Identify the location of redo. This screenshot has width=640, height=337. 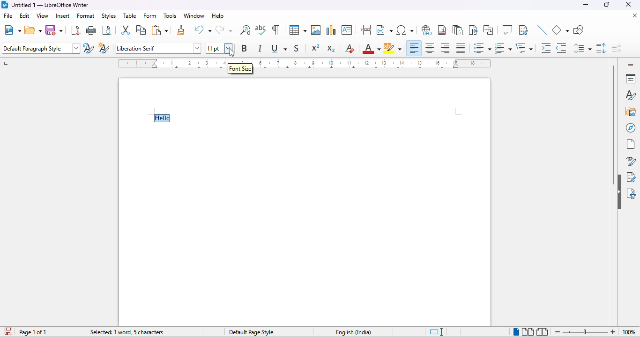
(225, 30).